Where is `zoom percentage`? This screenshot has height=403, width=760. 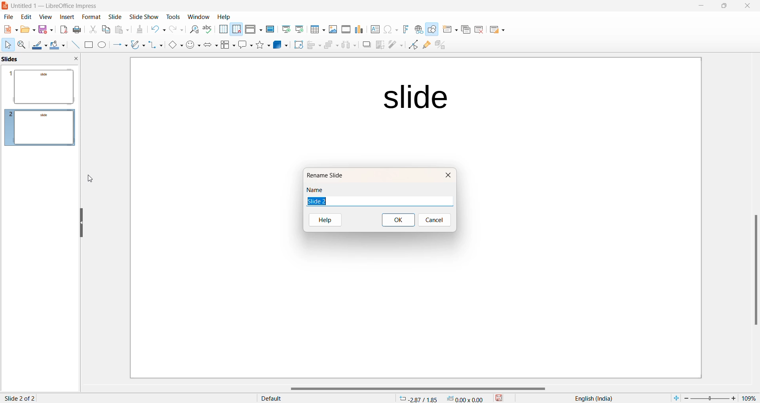
zoom percentage is located at coordinates (750, 397).